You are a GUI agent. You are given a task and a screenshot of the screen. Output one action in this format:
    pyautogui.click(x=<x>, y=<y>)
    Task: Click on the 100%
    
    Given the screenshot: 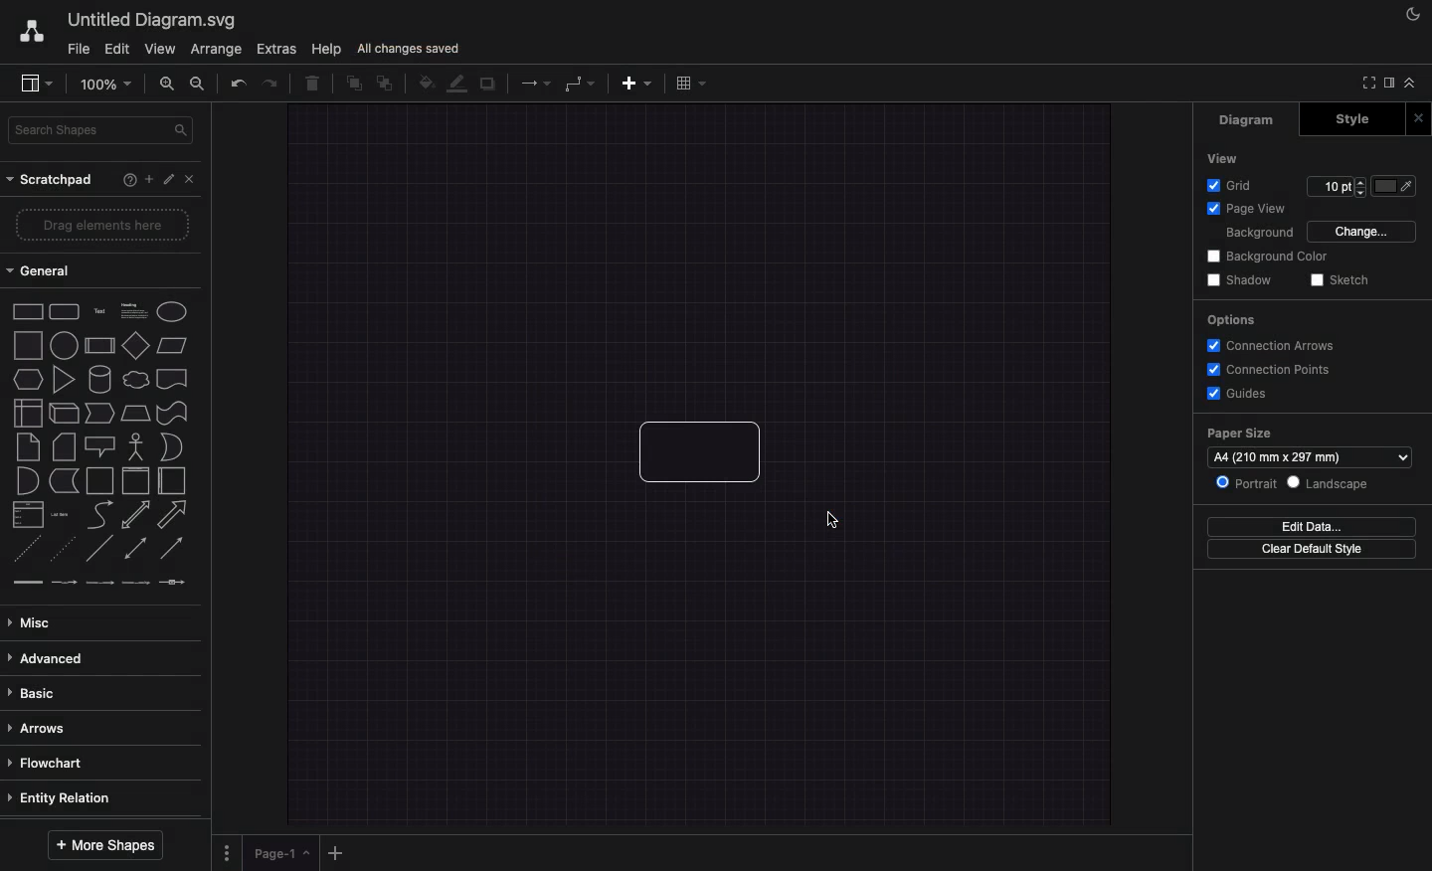 What is the action you would take?
    pyautogui.click(x=110, y=85)
    